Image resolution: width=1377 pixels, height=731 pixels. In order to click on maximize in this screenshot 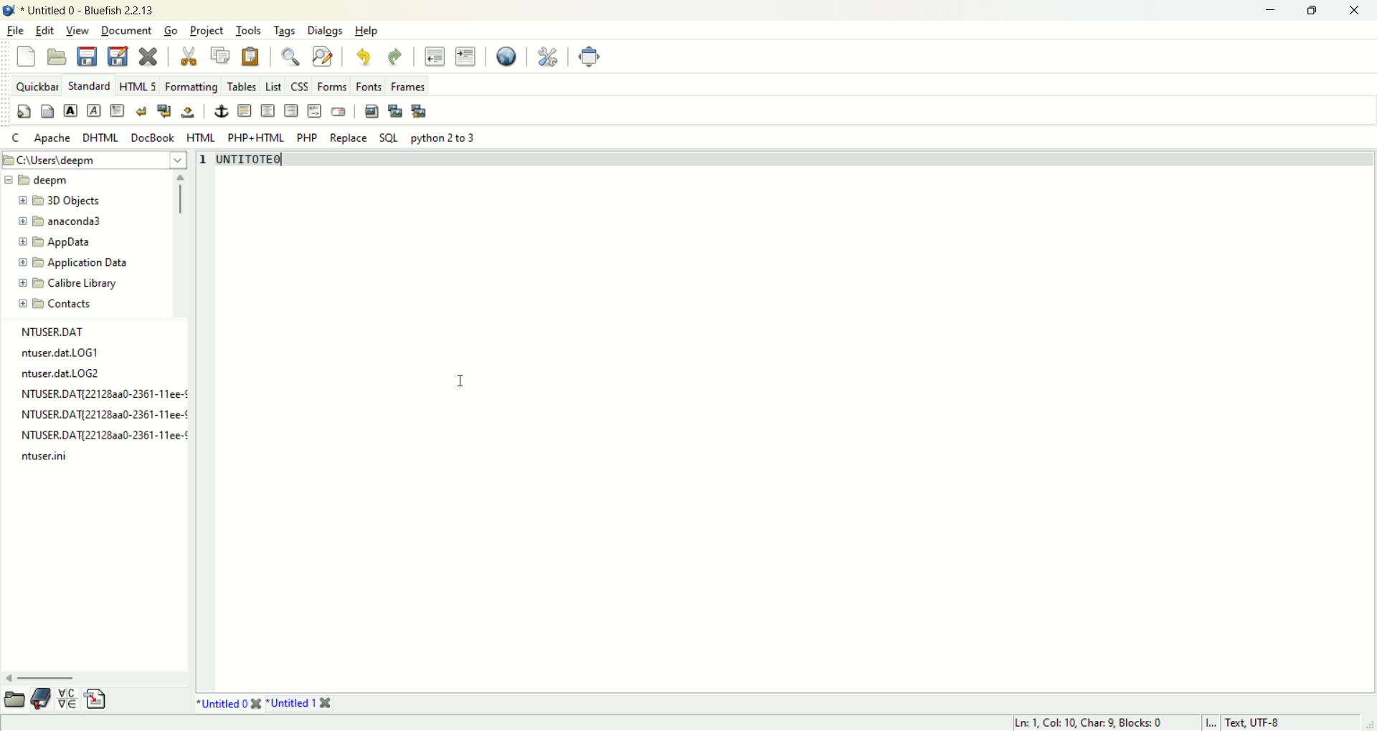, I will do `click(1312, 11)`.